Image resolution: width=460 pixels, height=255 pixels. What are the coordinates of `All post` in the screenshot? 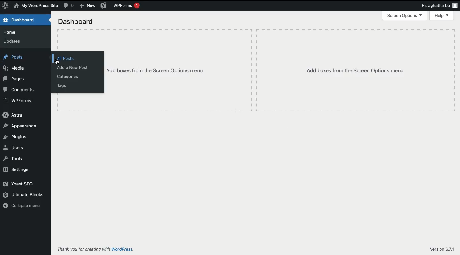 It's located at (67, 58).